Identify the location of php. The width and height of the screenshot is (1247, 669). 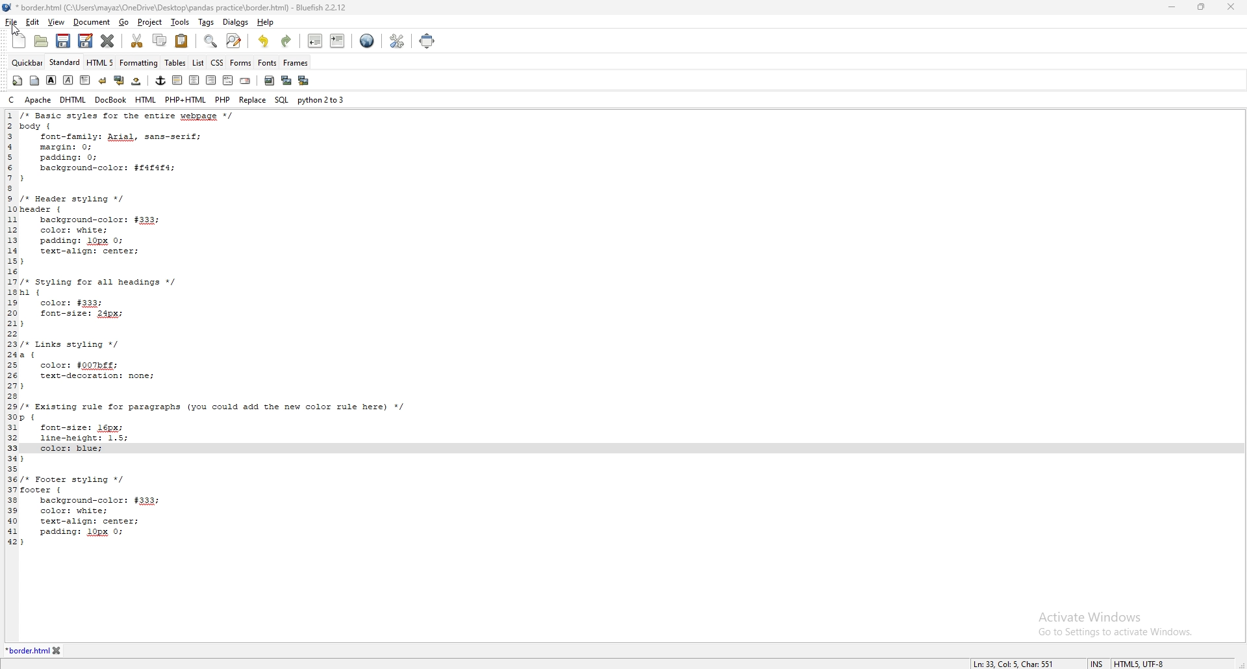
(223, 99).